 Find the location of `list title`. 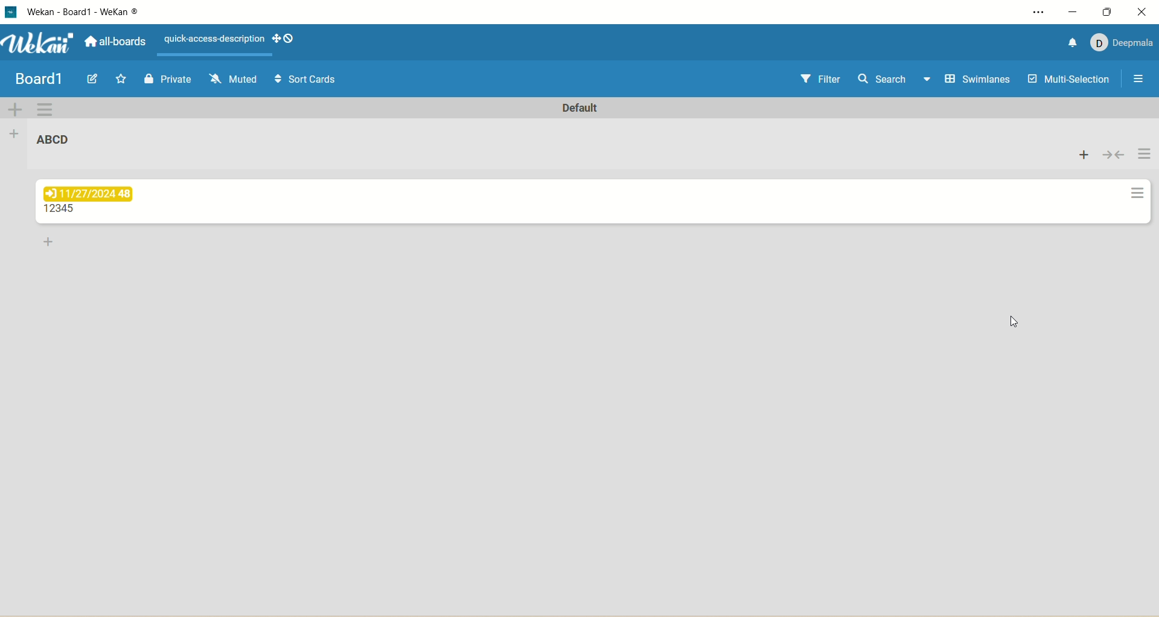

list title is located at coordinates (62, 209).